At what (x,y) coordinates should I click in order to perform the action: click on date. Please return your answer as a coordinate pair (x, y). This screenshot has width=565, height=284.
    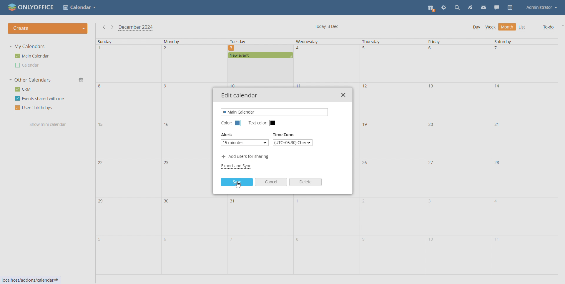
    Looking at the image, I should click on (193, 217).